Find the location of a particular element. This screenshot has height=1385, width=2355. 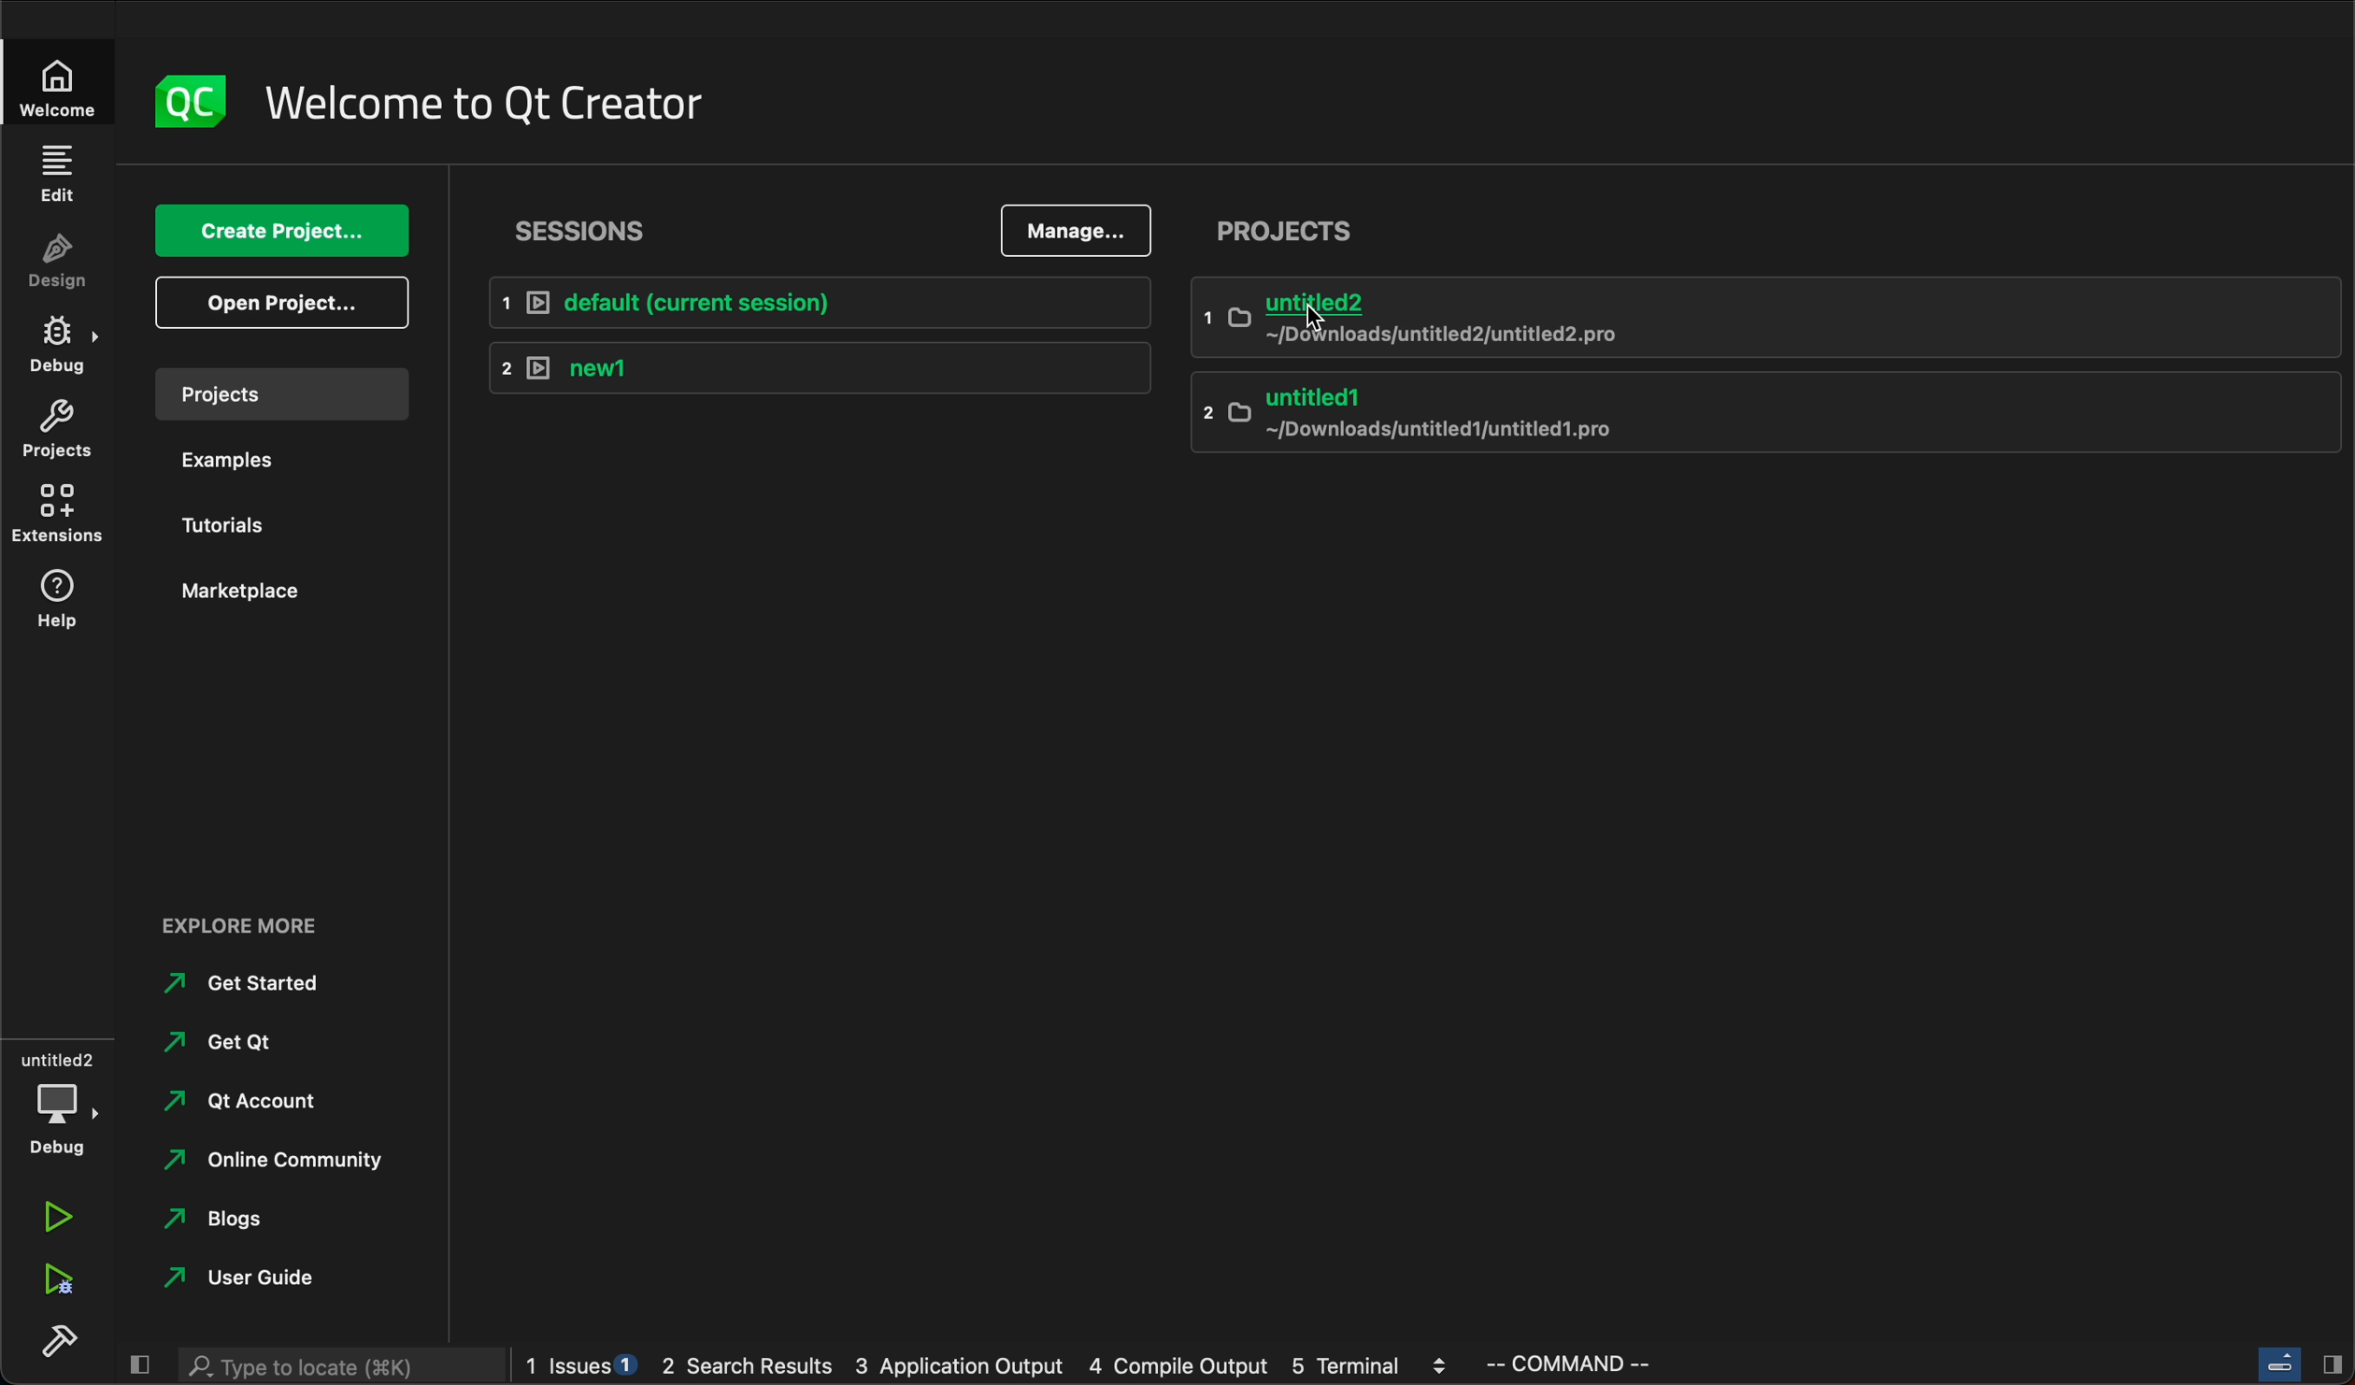

blogs is located at coordinates (270, 1221).